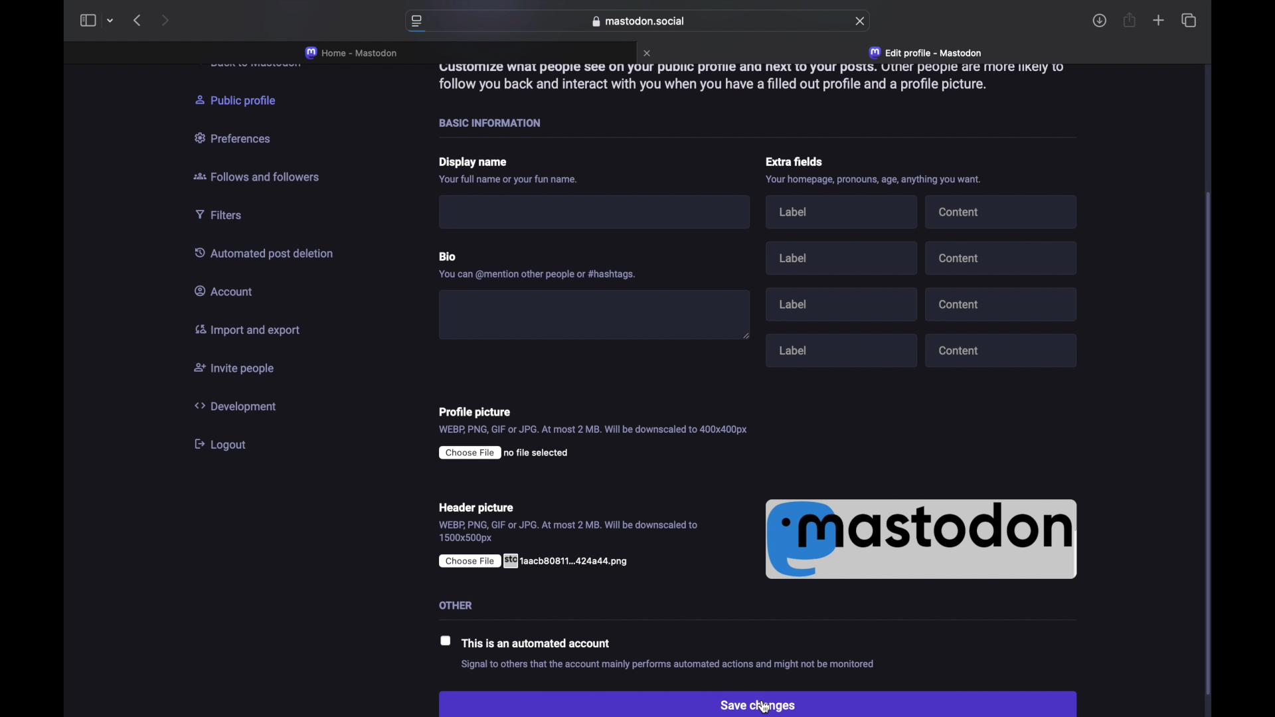  What do you see at coordinates (514, 180) in the screenshot?
I see `Your full name or your fun name.` at bounding box center [514, 180].